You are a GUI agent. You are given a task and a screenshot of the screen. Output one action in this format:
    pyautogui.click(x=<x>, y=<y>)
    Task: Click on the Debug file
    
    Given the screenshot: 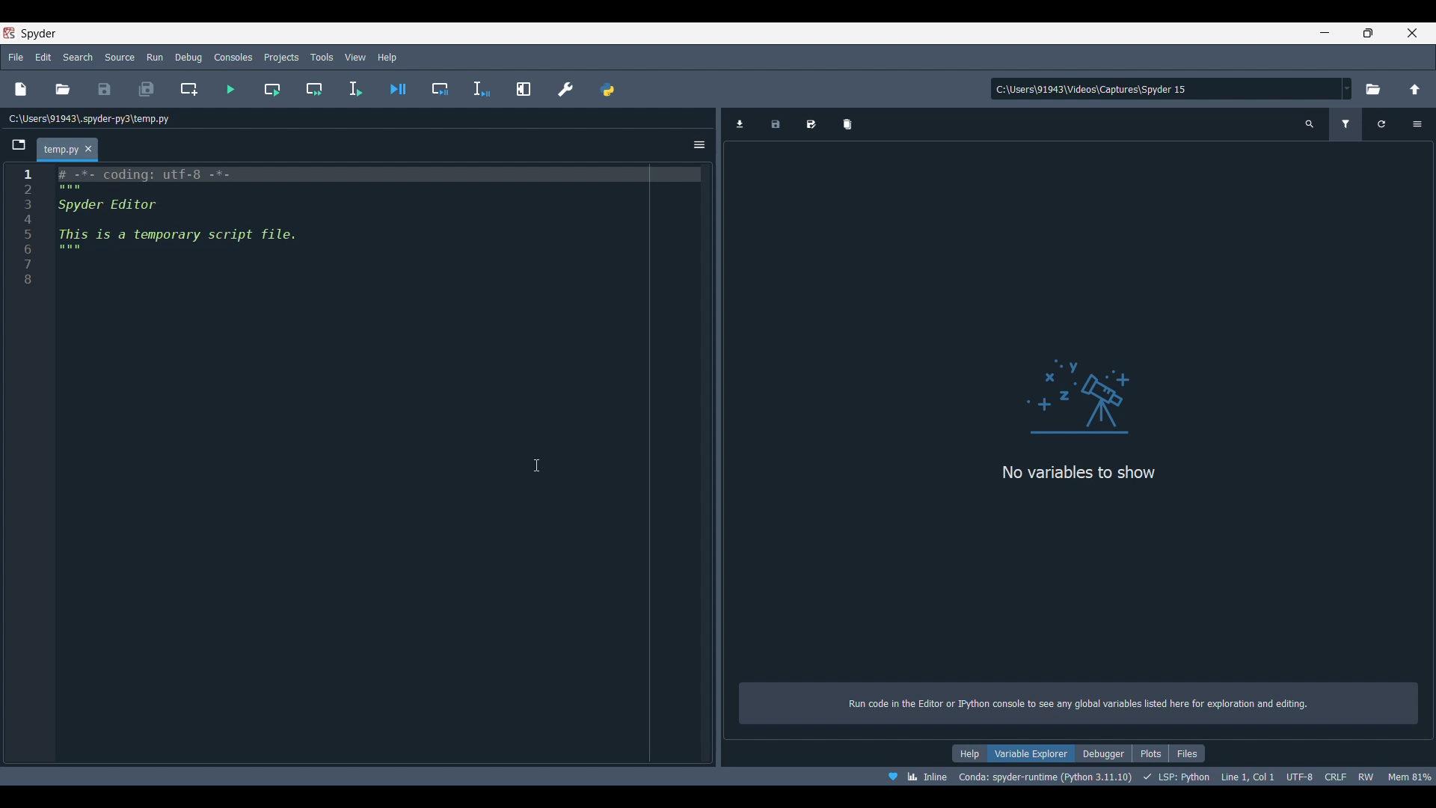 What is the action you would take?
    pyautogui.click(x=397, y=89)
    